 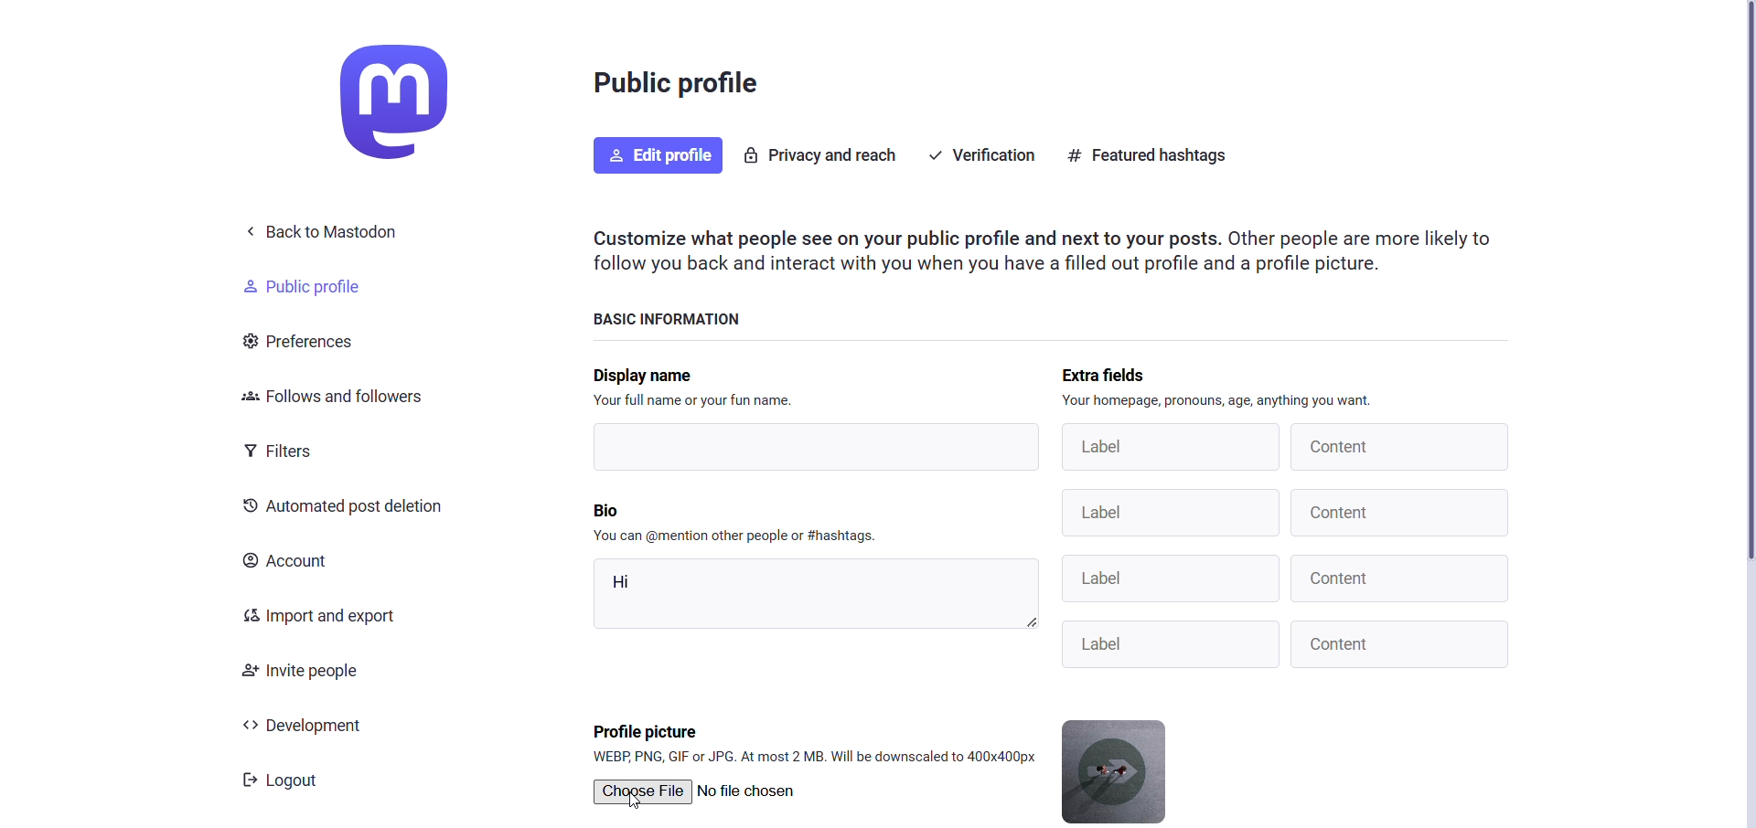 What do you see at coordinates (383, 98) in the screenshot?
I see `logo` at bounding box center [383, 98].